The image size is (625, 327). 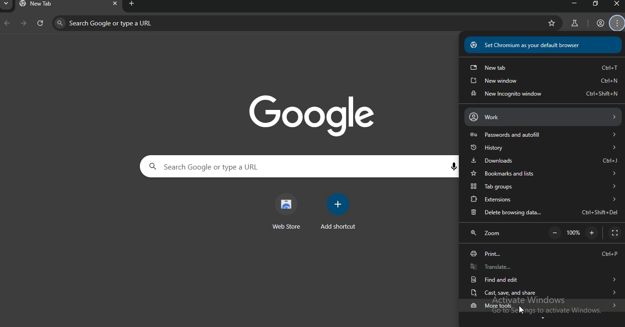 I want to click on more tools, so click(x=544, y=307).